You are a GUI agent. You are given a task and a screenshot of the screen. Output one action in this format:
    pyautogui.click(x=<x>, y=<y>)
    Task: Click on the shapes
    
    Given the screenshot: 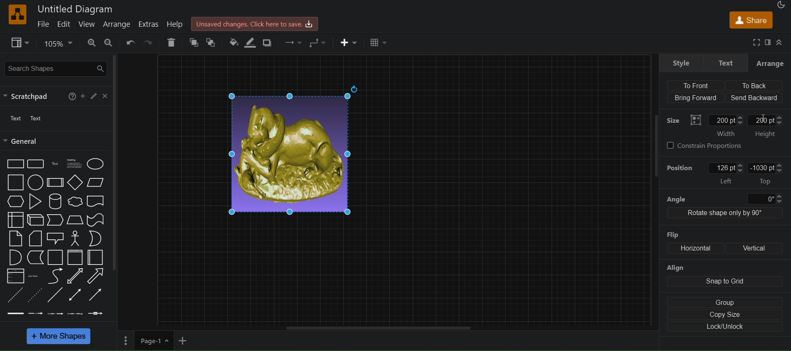 What is the action you would take?
    pyautogui.click(x=59, y=238)
    